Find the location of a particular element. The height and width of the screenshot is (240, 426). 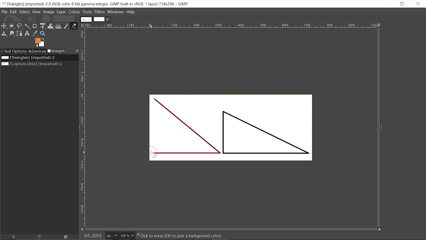

CLose is located at coordinates (418, 4).